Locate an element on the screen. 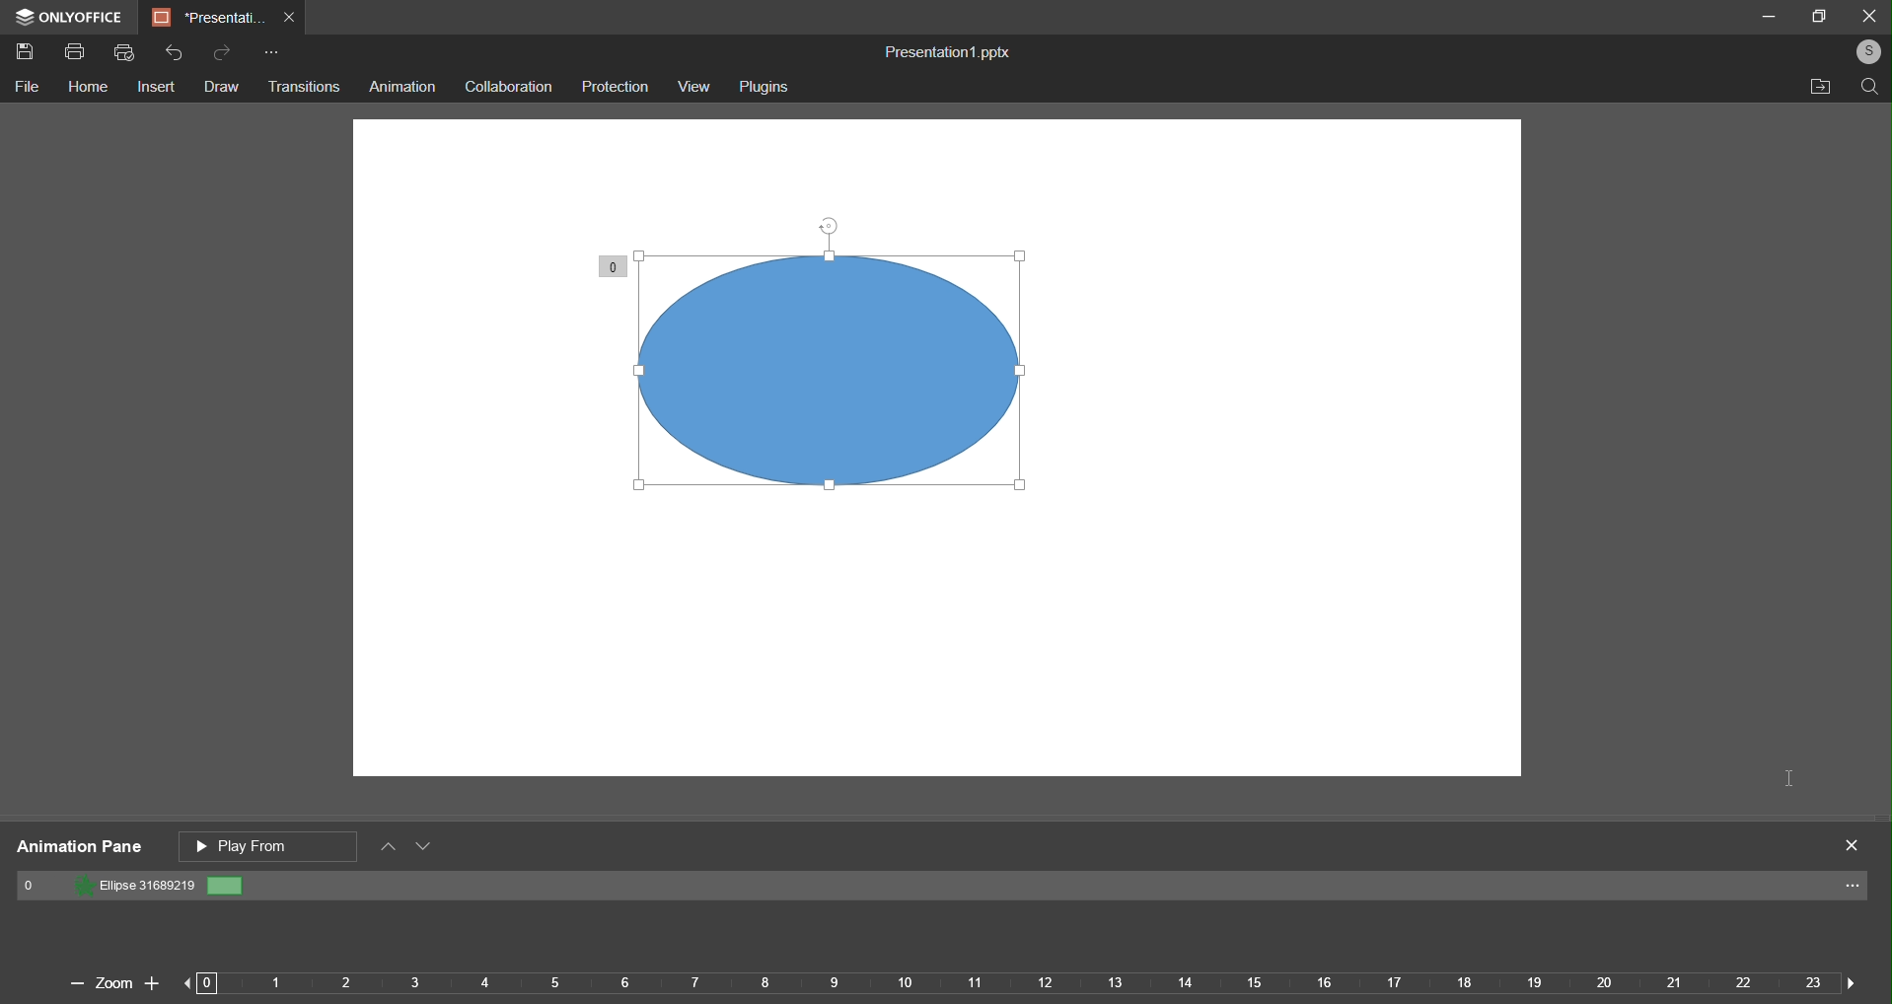 The image size is (1892, 1004). login is located at coordinates (1866, 50).